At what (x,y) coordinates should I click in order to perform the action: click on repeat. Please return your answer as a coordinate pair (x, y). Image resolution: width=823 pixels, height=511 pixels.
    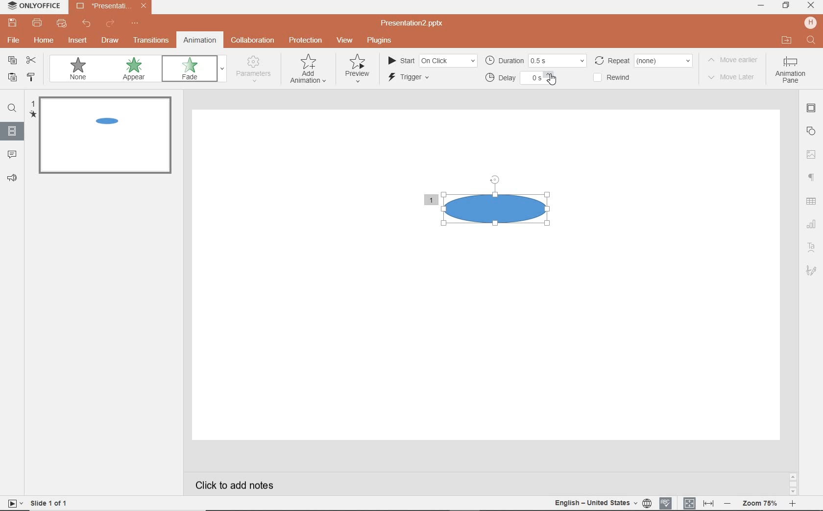
    Looking at the image, I should click on (644, 60).